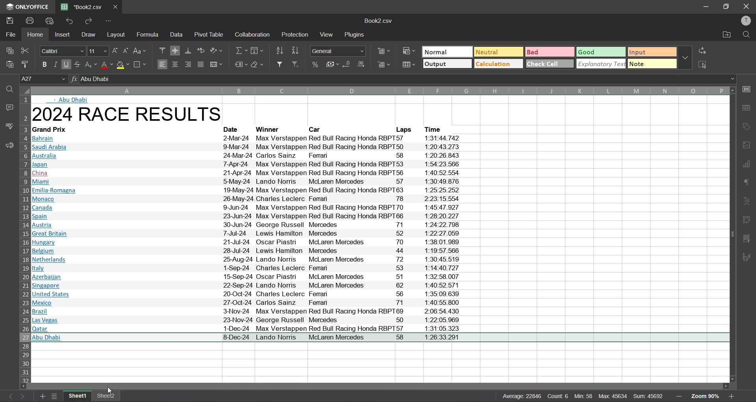 This screenshot has height=402, width=756. What do you see at coordinates (33, 34) in the screenshot?
I see `home` at bounding box center [33, 34].